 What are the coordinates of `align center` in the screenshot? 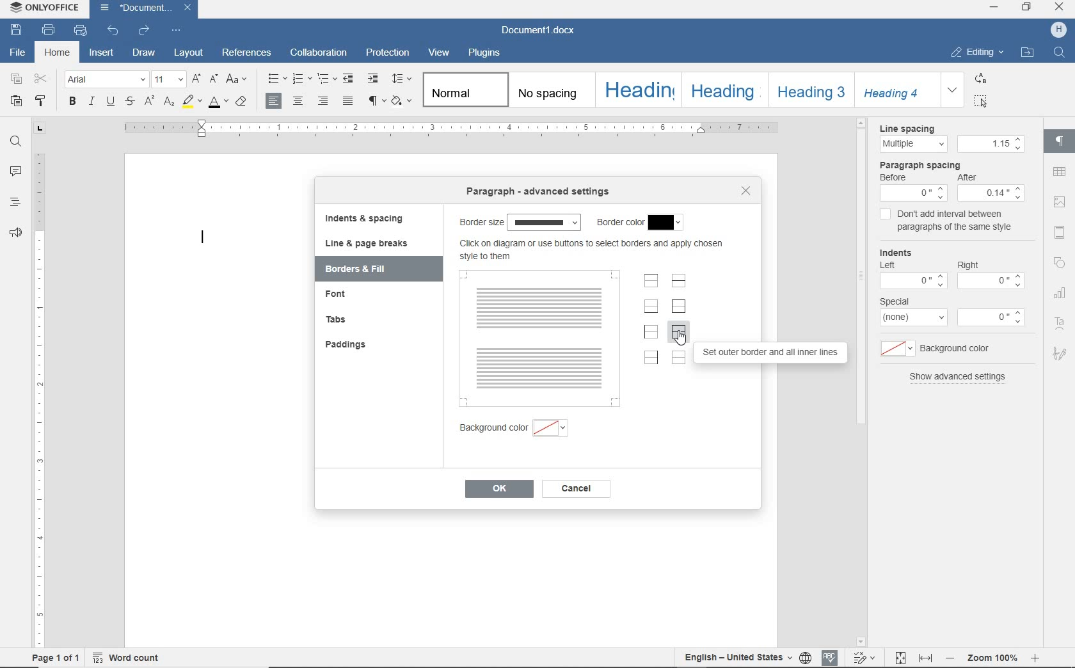 It's located at (299, 102).